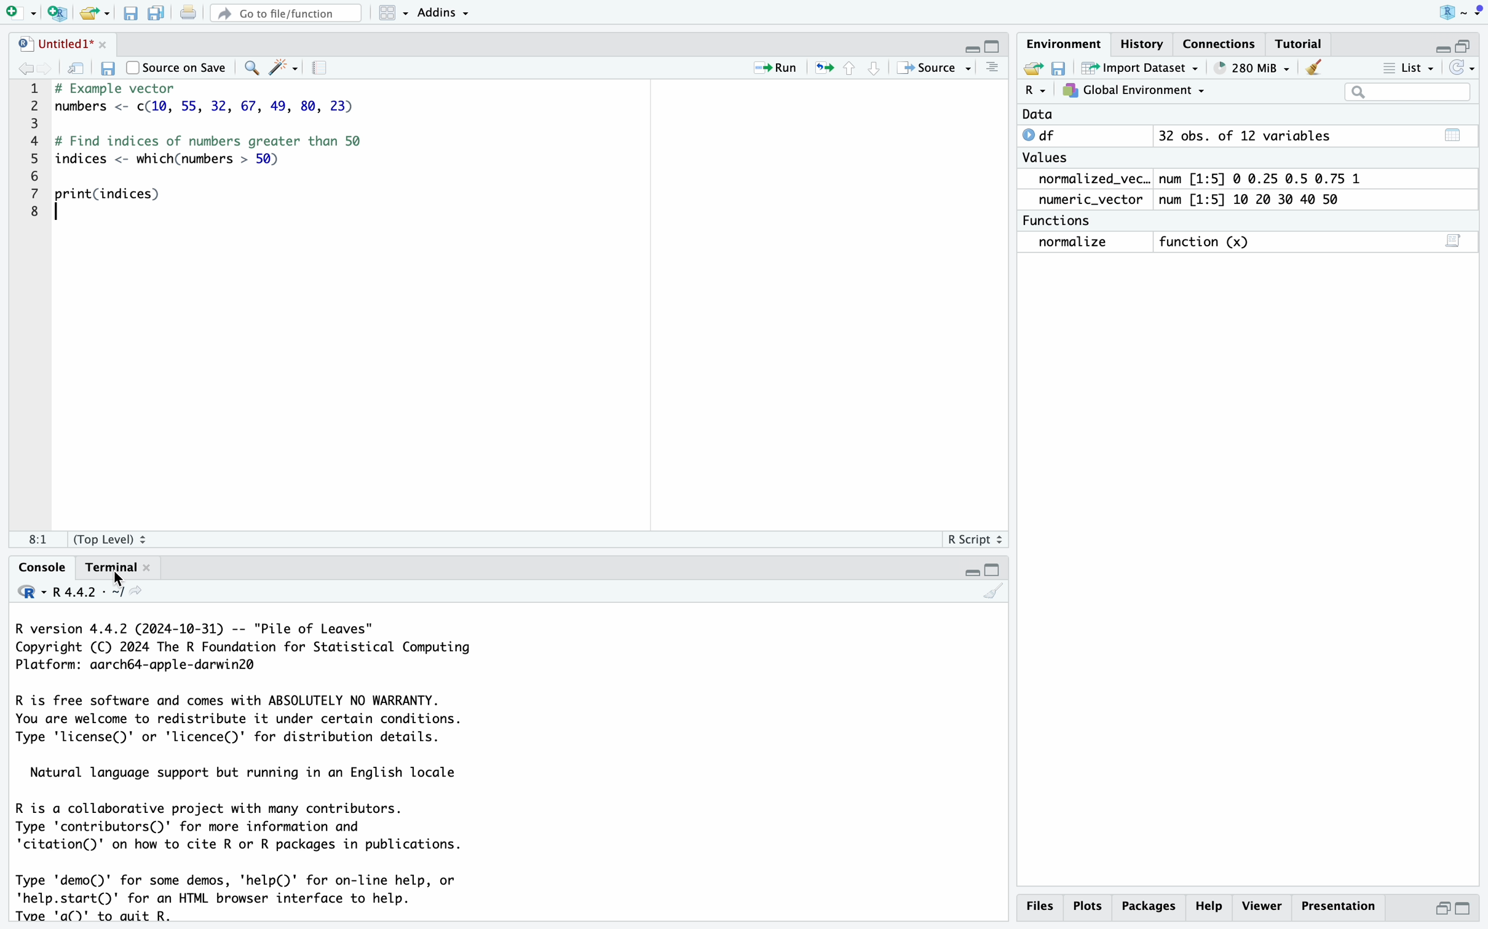 Image resolution: width=1488 pixels, height=929 pixels. What do you see at coordinates (1050, 159) in the screenshot?
I see `Values` at bounding box center [1050, 159].